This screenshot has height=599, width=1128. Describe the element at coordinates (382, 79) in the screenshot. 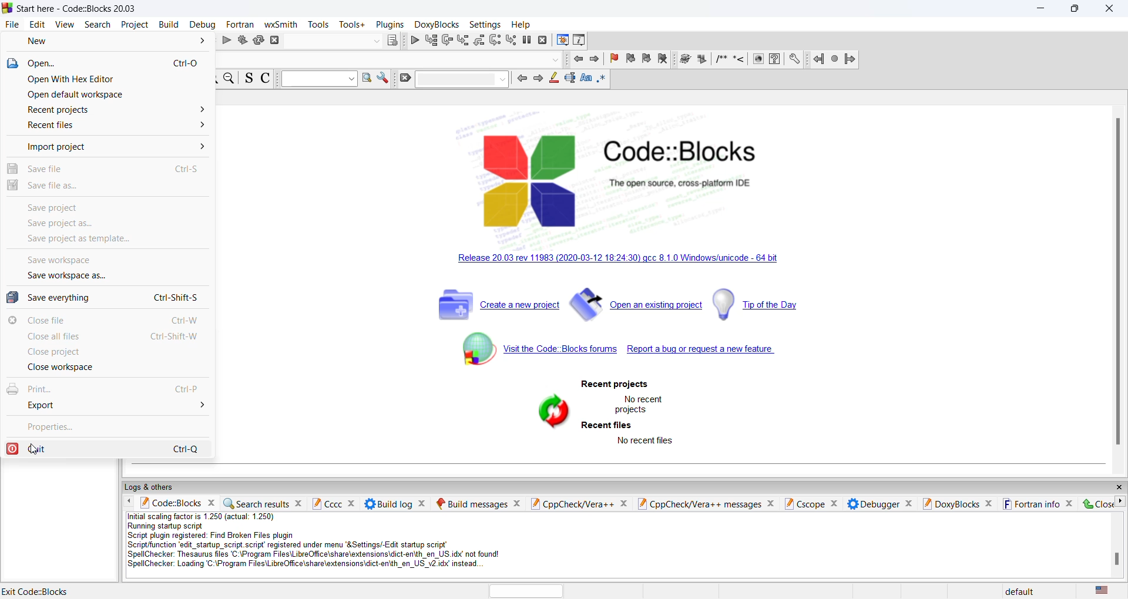

I see `settings` at that location.